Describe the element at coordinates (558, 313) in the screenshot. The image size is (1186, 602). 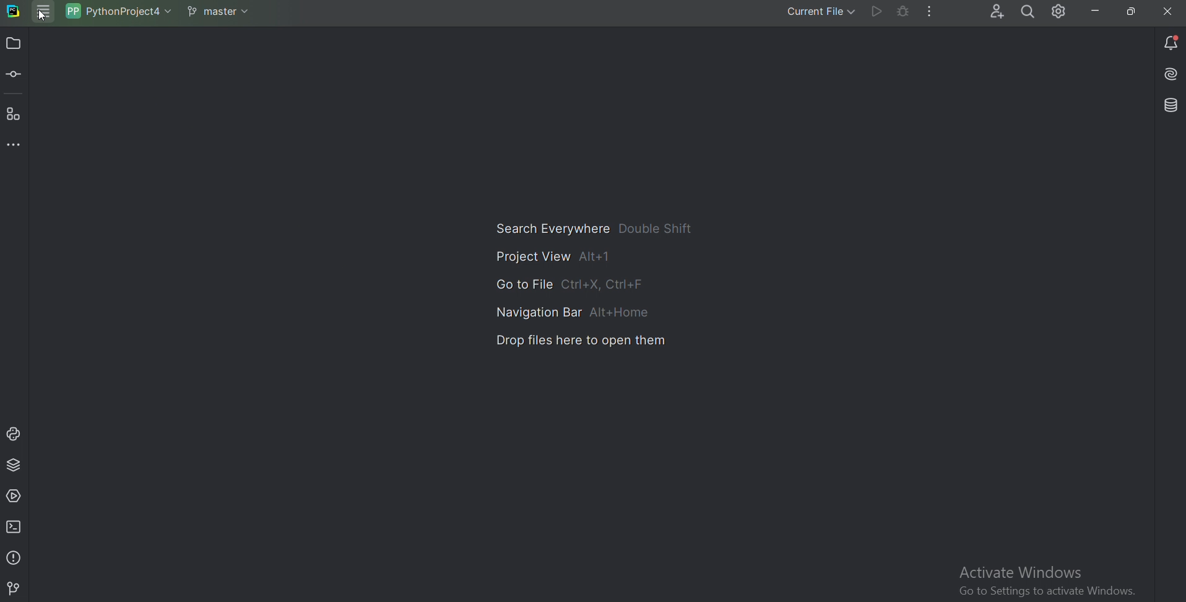
I see `Navigation bar` at that location.